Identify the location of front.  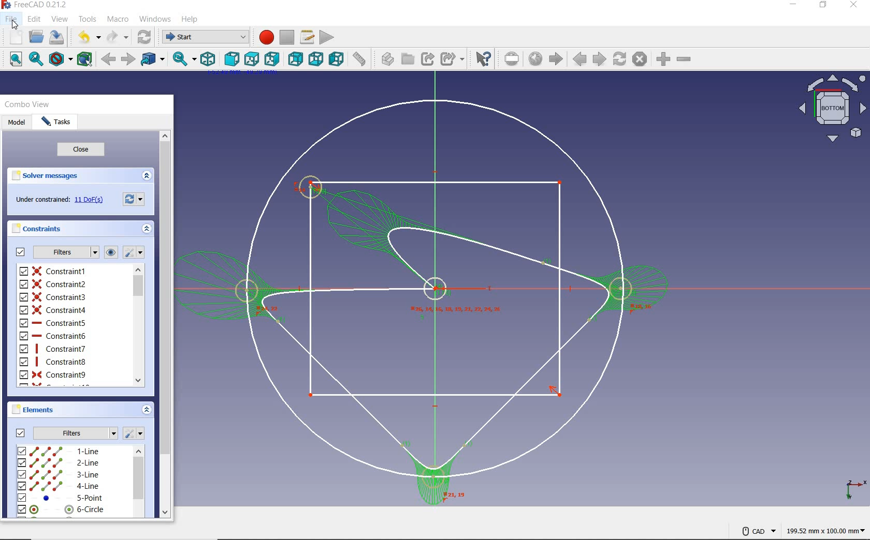
(231, 58).